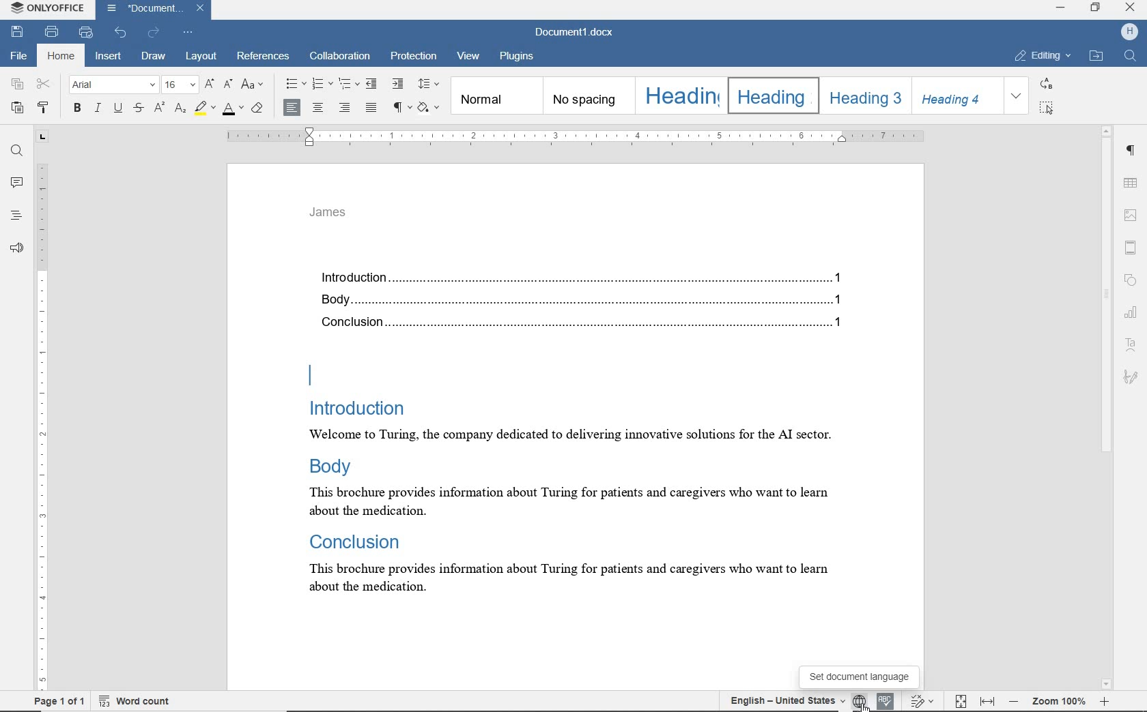 This screenshot has height=712, width=1147. What do you see at coordinates (1017, 96) in the screenshot?
I see `EXPAND` at bounding box center [1017, 96].